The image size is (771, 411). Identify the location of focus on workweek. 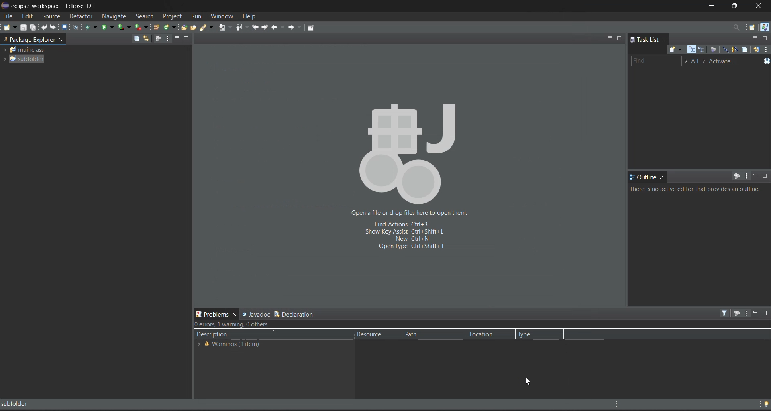
(713, 49).